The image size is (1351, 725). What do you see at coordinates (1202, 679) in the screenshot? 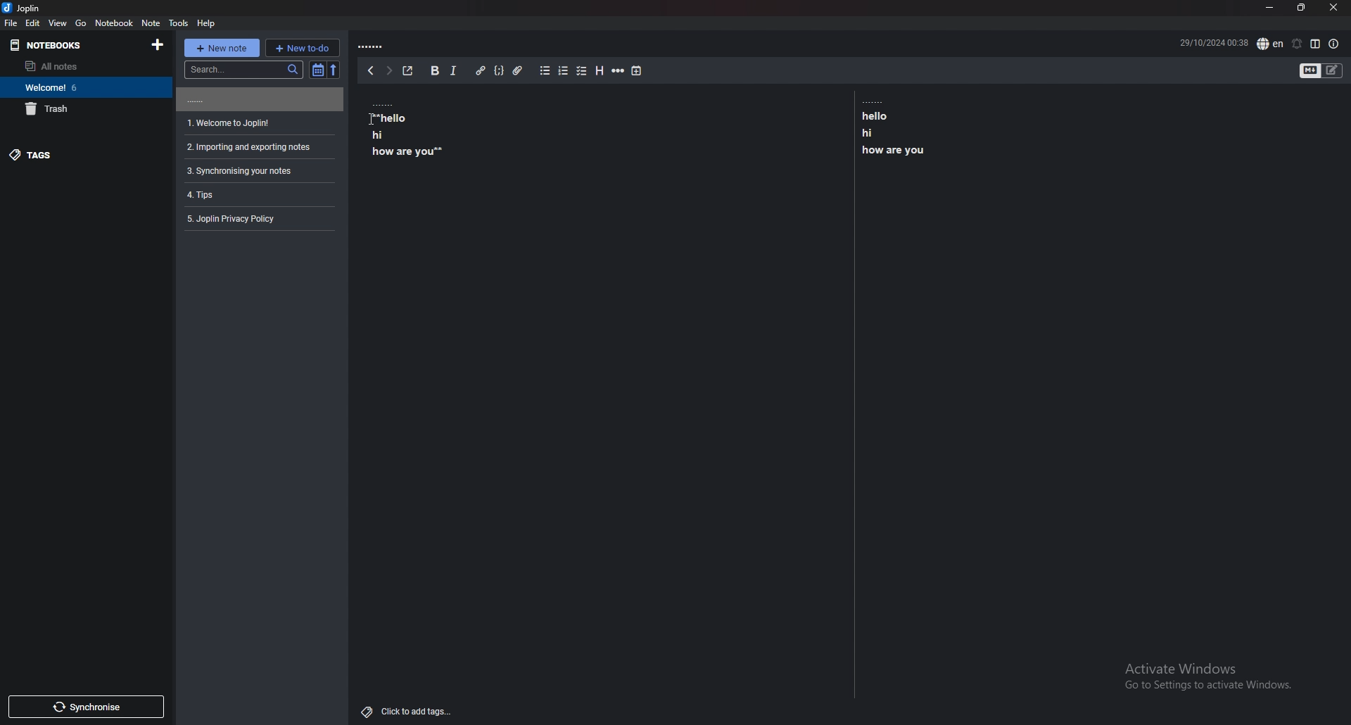
I see `` at bounding box center [1202, 679].